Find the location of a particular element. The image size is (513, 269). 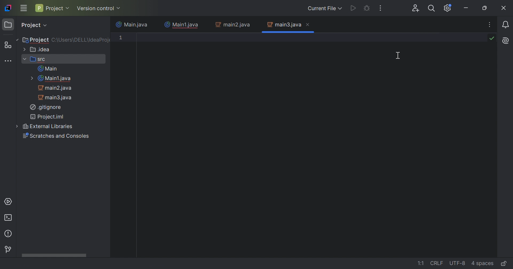

Project is located at coordinates (53, 9).